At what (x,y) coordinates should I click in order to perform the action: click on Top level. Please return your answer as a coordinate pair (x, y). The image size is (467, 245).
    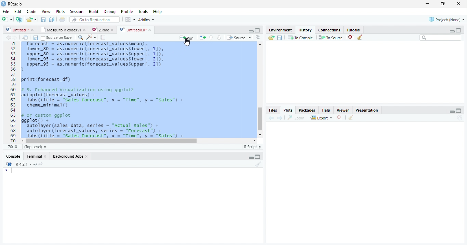
    Looking at the image, I should click on (35, 147).